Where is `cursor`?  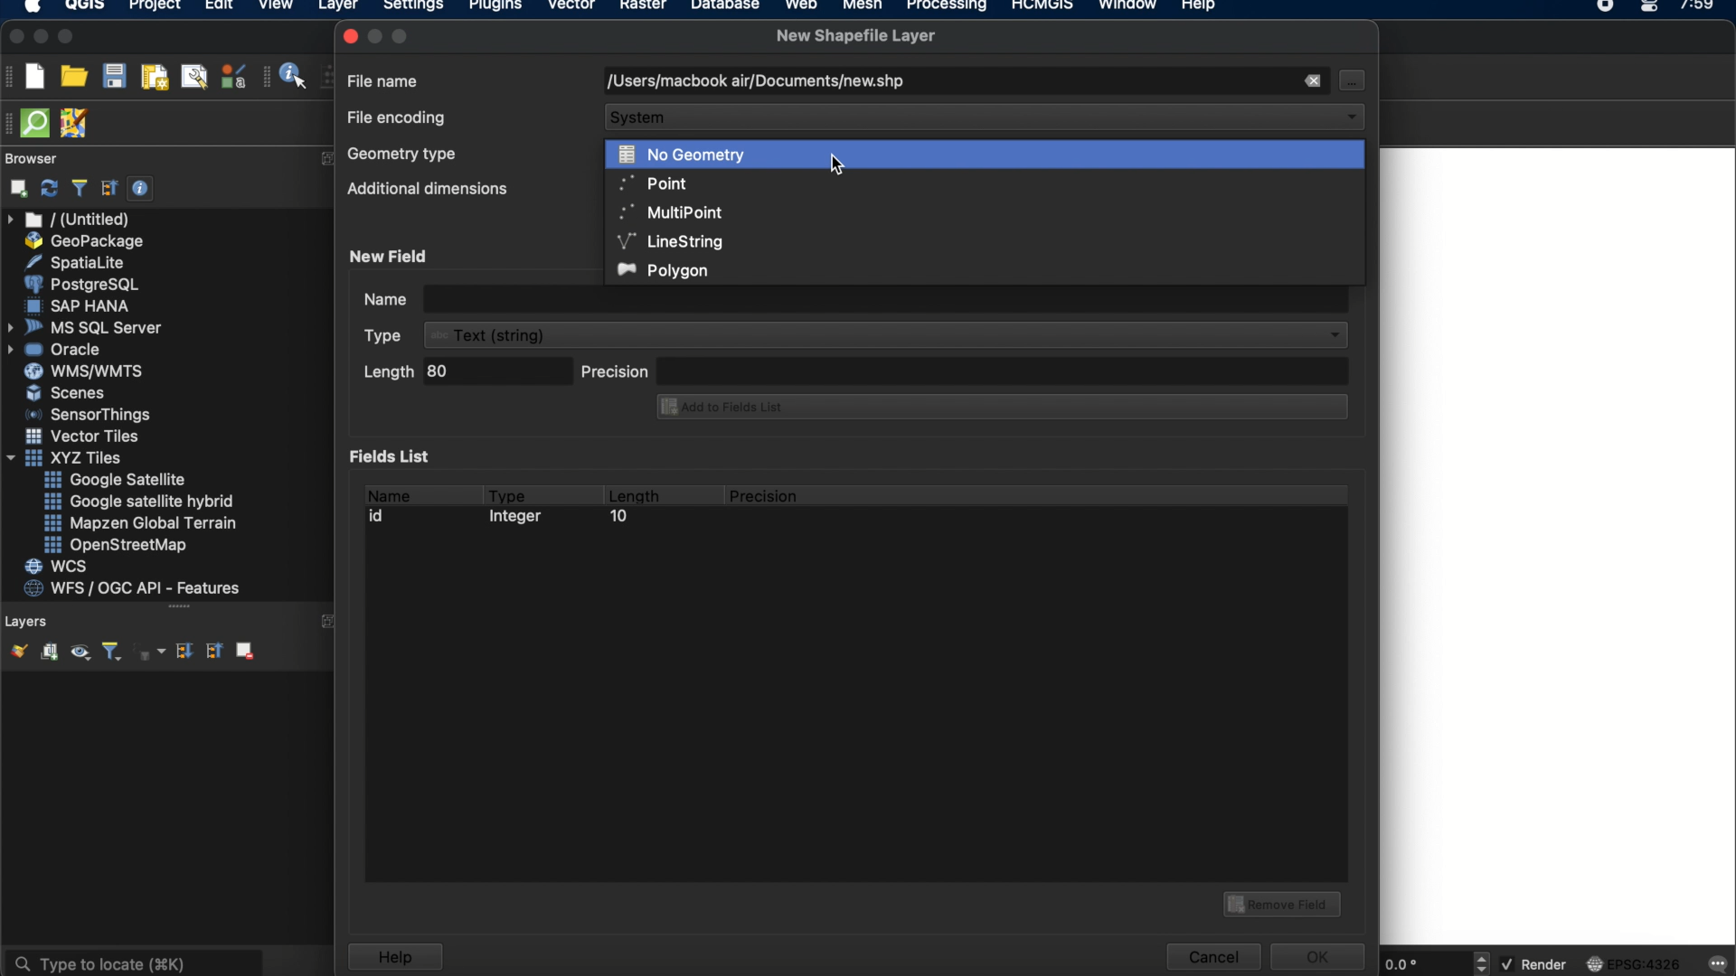
cursor is located at coordinates (840, 164).